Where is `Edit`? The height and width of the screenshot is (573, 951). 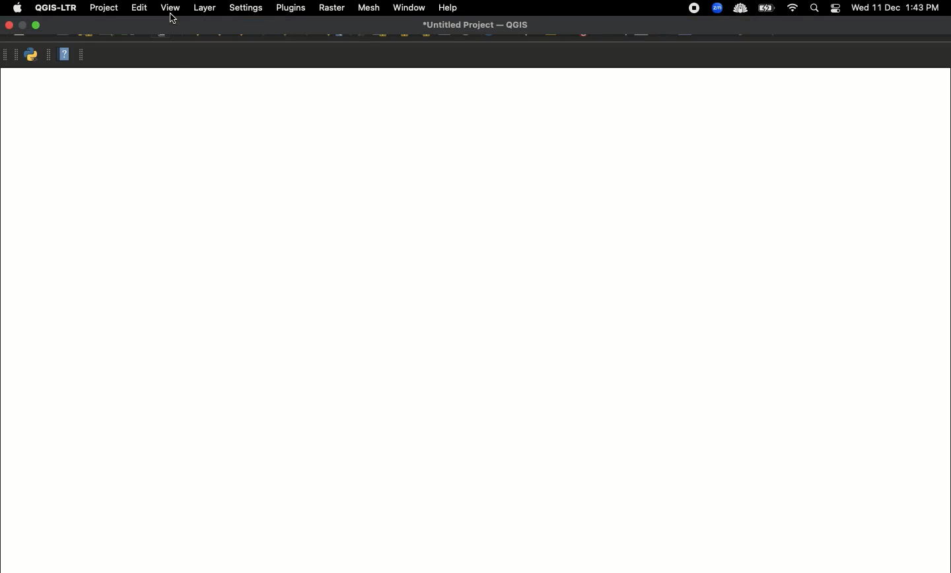 Edit is located at coordinates (139, 7).